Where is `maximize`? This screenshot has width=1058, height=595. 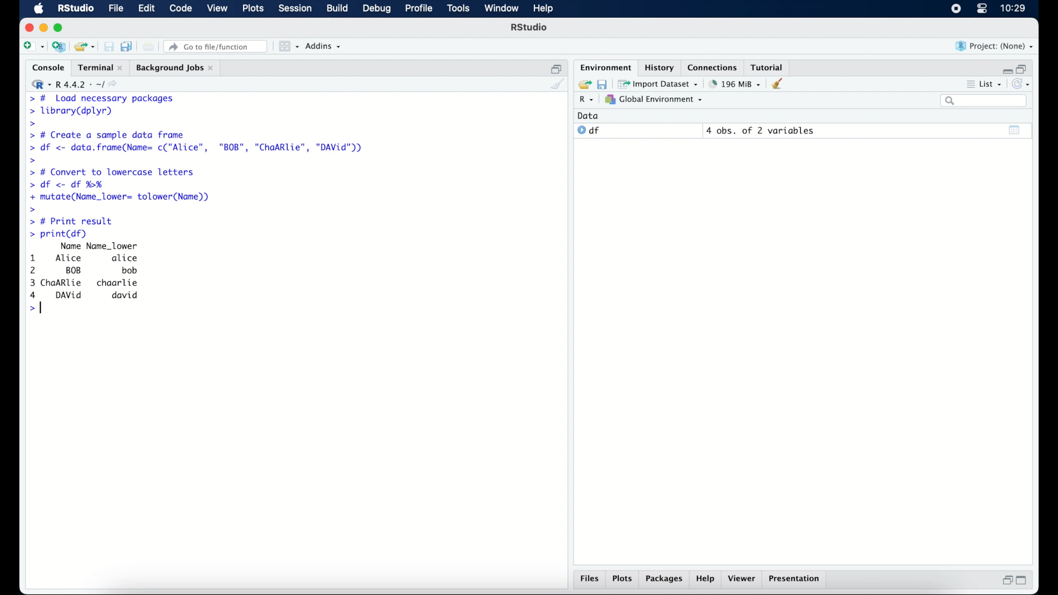 maximize is located at coordinates (1025, 581).